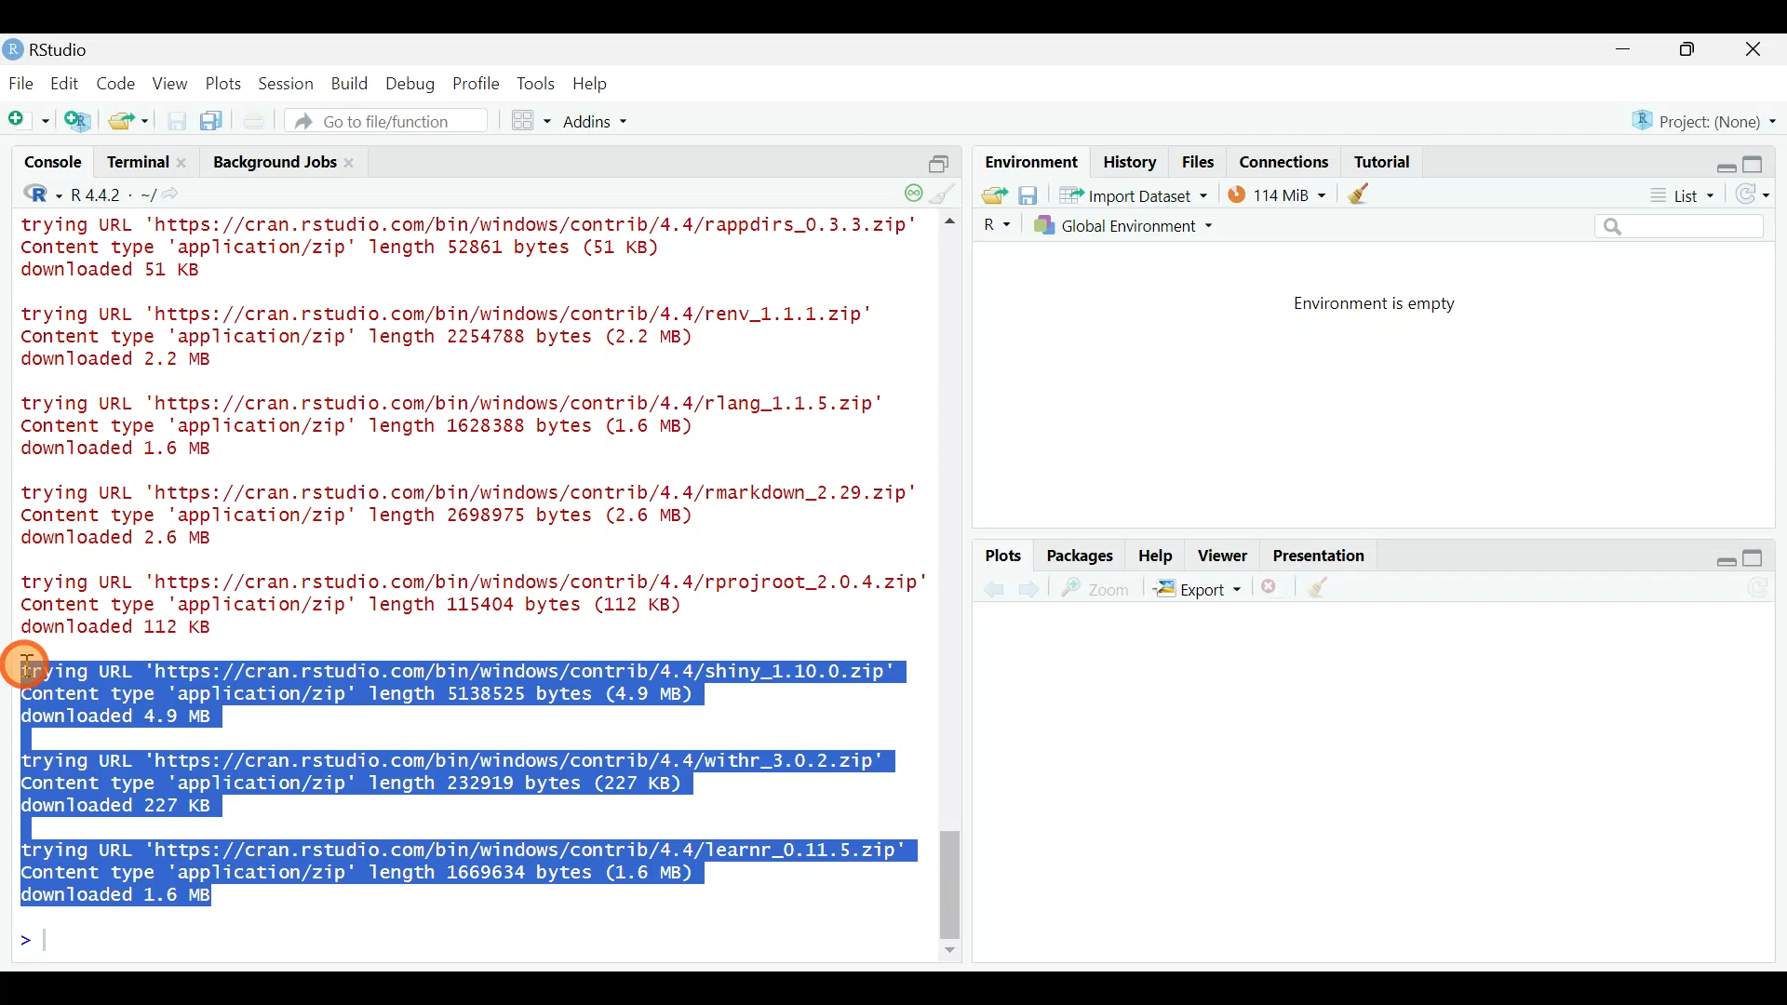  What do you see at coordinates (1197, 592) in the screenshot?
I see `Export` at bounding box center [1197, 592].